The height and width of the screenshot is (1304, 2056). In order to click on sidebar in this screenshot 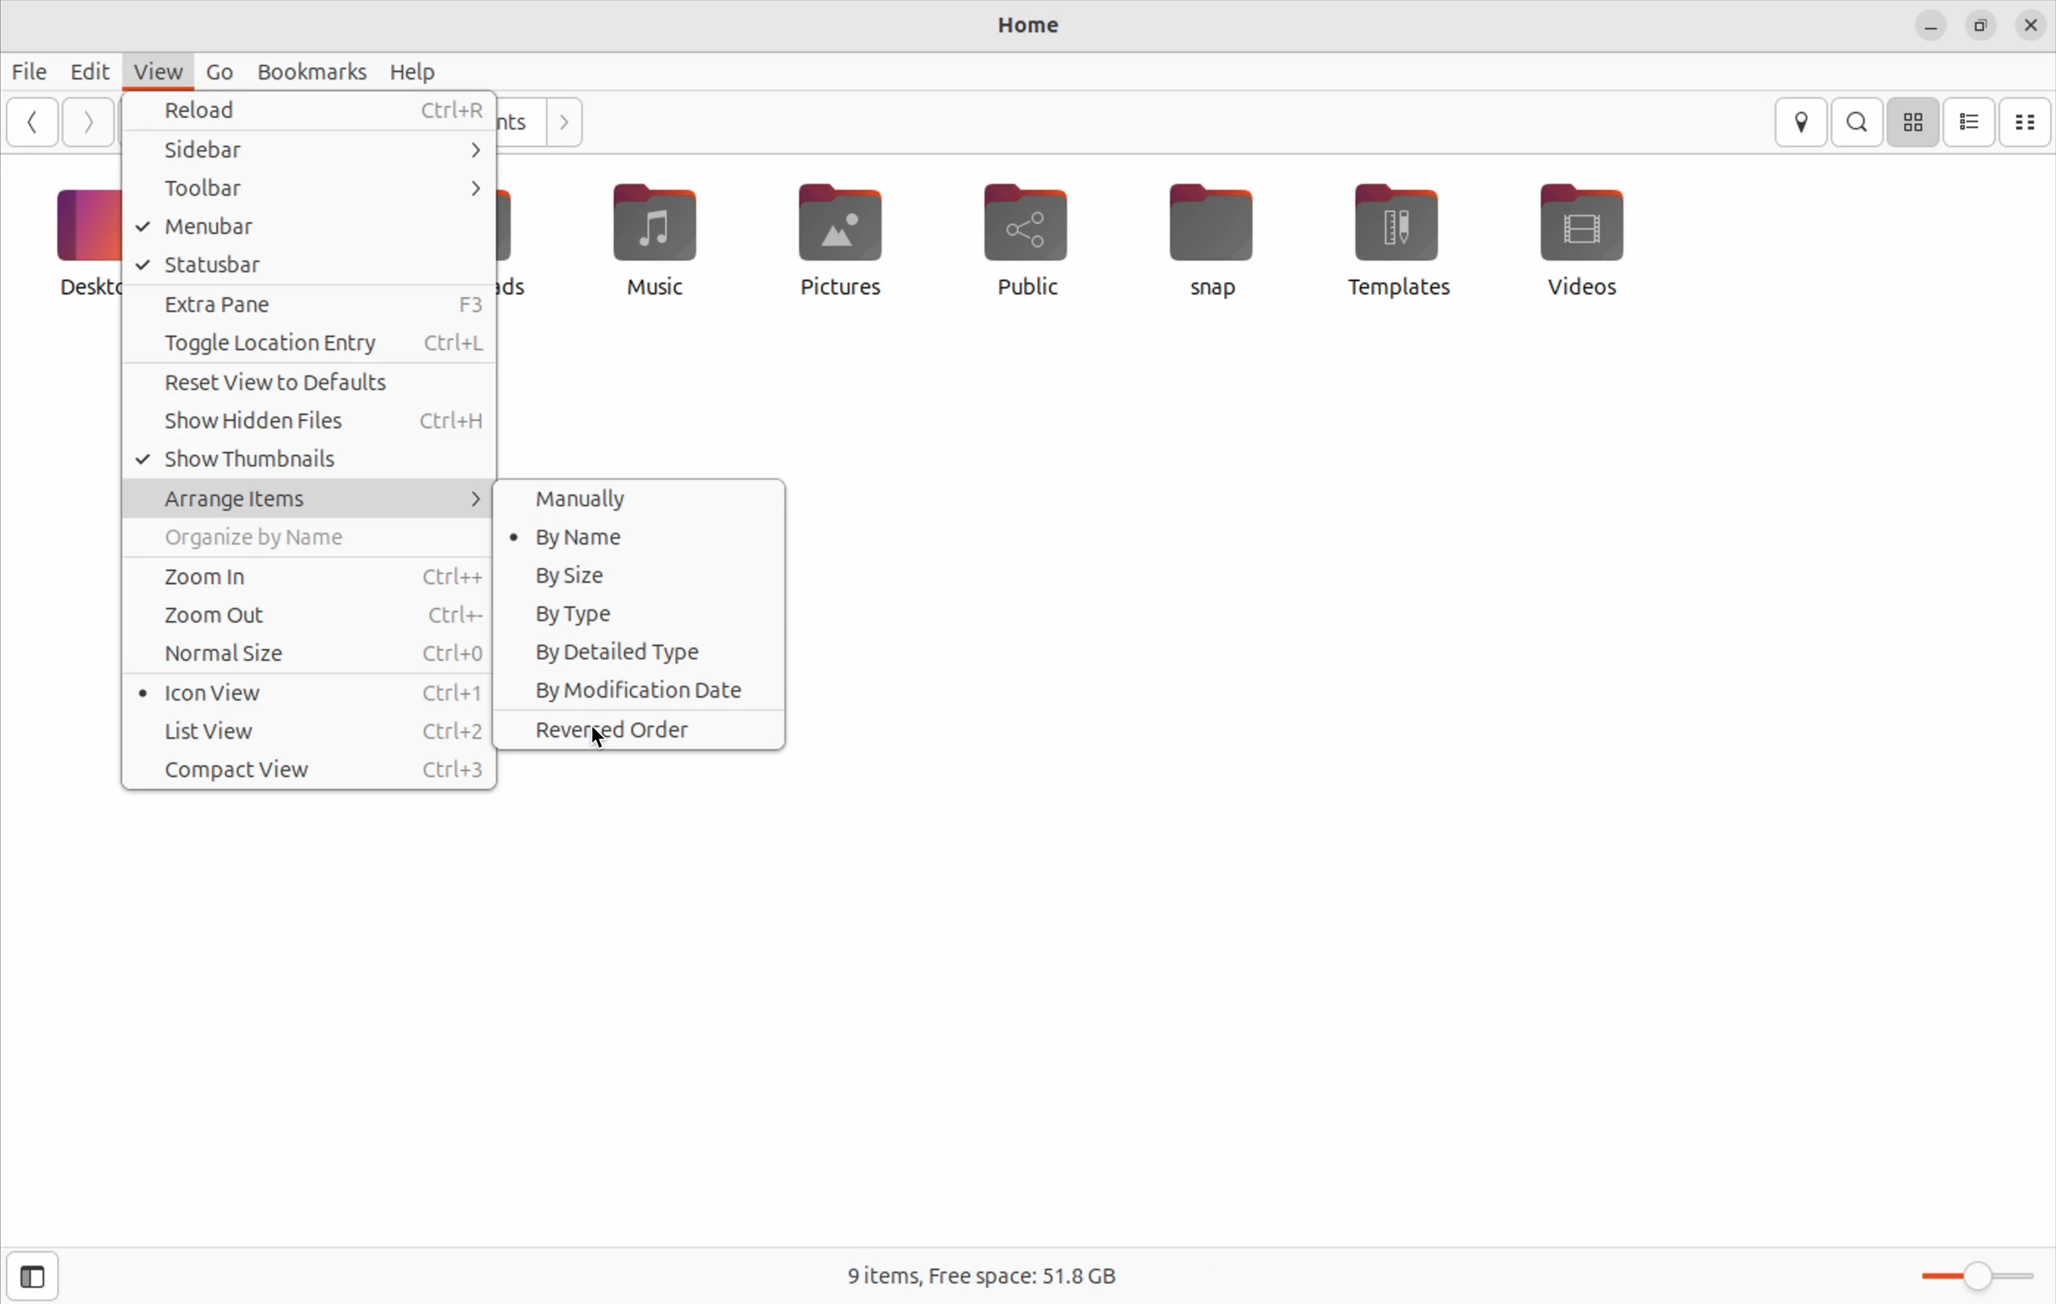, I will do `click(305, 149)`.